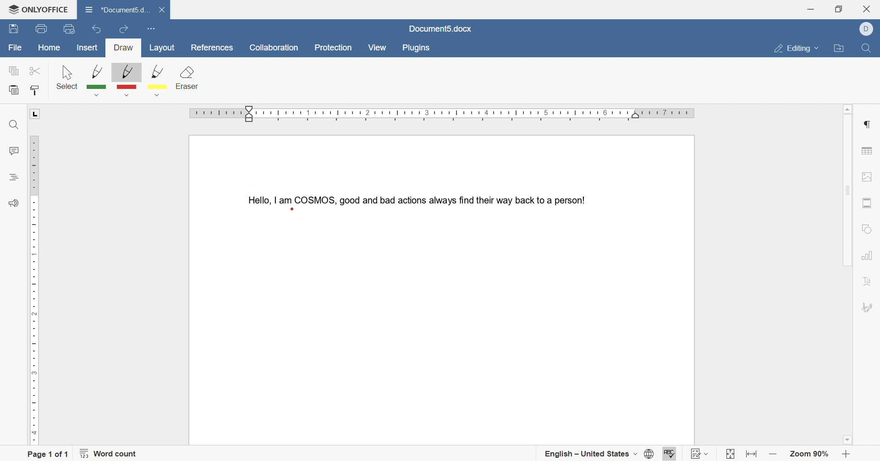  I want to click on scroll up, so click(850, 107).